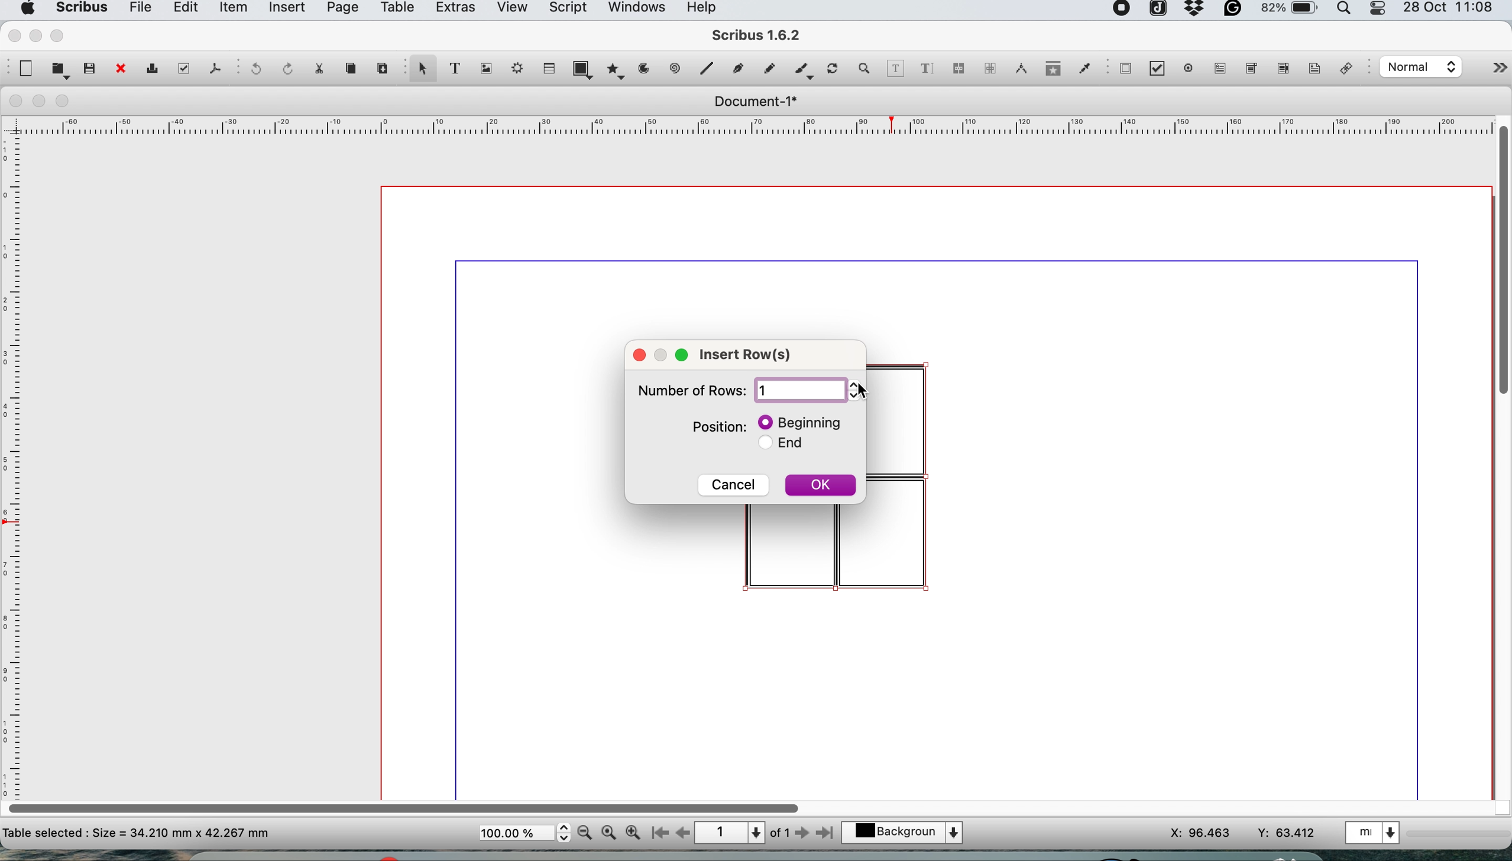 Image resolution: width=1512 pixels, height=861 pixels. What do you see at coordinates (859, 390) in the screenshot?
I see `increment or decrement number of rows` at bounding box center [859, 390].